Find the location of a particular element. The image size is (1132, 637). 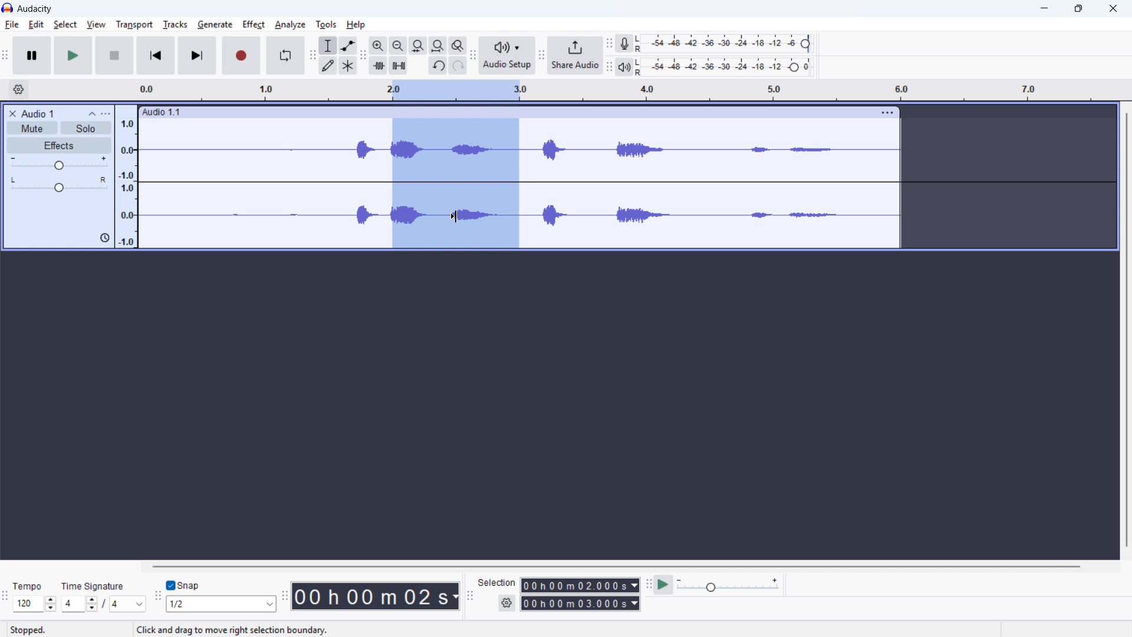

Selection start time is located at coordinates (581, 585).